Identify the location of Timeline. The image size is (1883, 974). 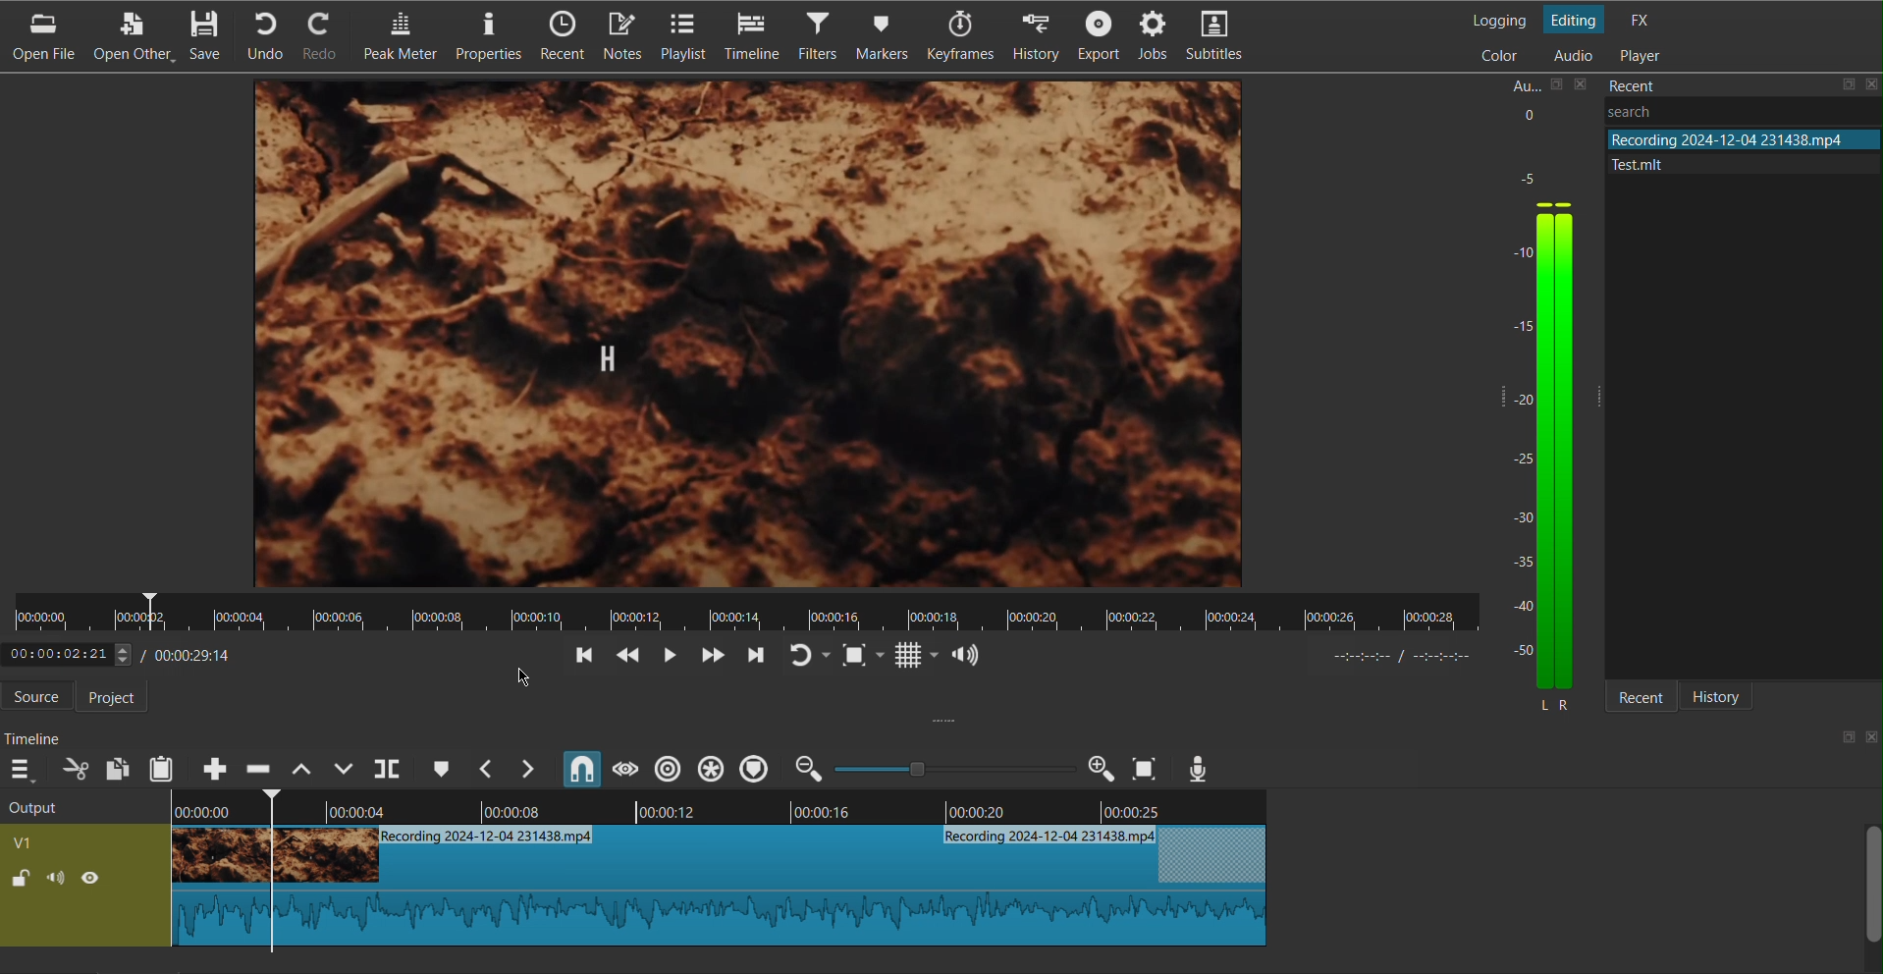
(752, 37).